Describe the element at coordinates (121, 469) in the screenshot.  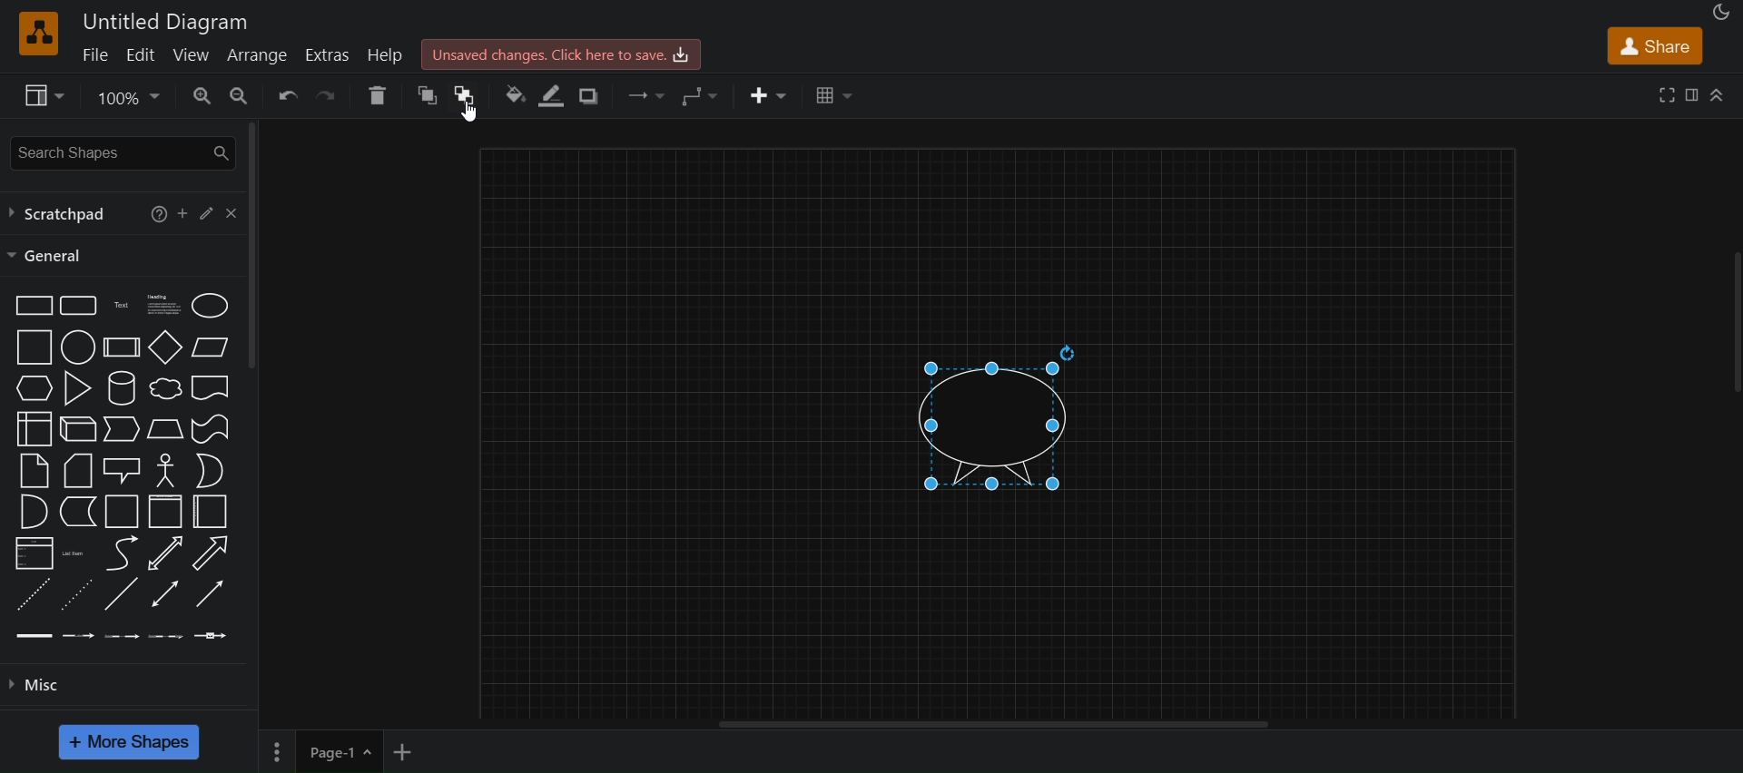
I see `callout` at that location.